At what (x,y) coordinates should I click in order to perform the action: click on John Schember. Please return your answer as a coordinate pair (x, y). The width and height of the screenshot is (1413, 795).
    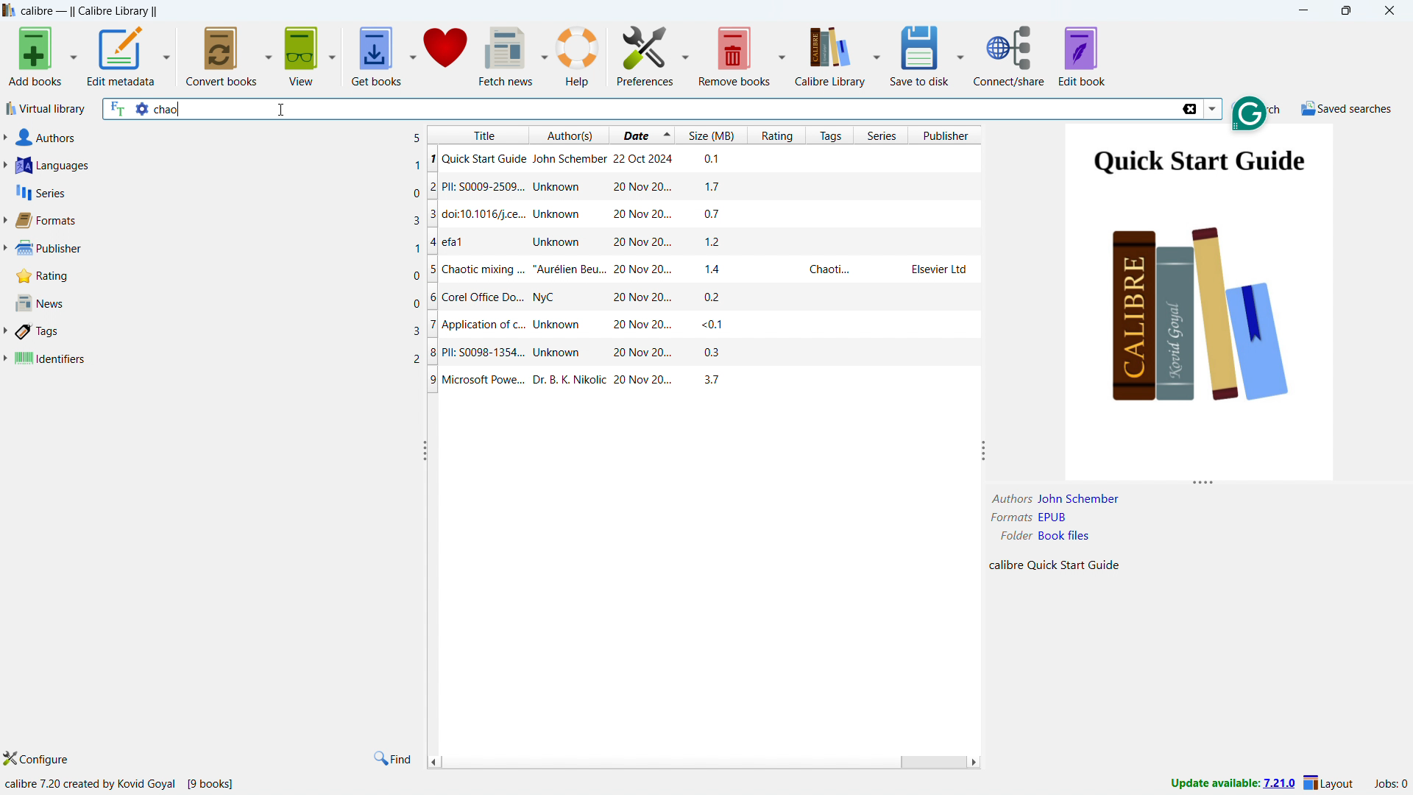
    Looking at the image, I should click on (1079, 498).